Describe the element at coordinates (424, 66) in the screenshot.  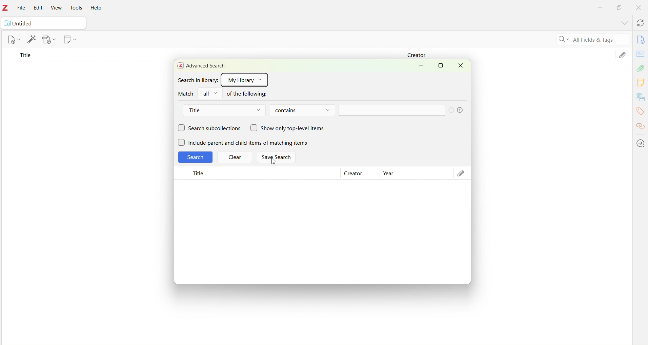
I see `Minimize` at that location.